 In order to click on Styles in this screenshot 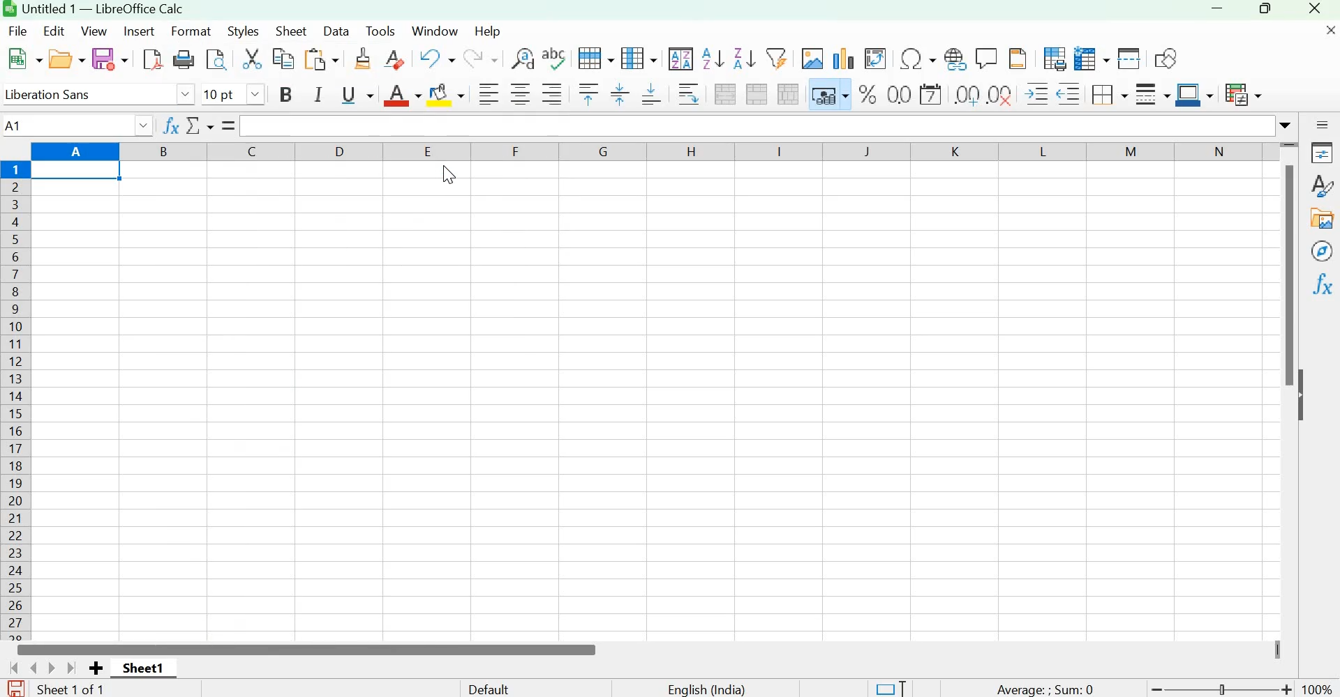, I will do `click(1323, 185)`.